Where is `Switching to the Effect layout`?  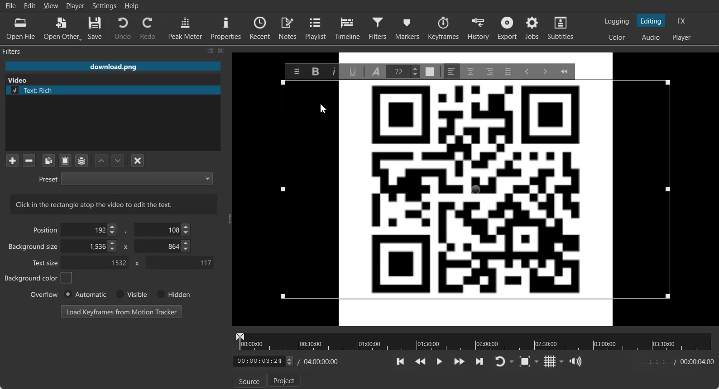
Switching to the Effect layout is located at coordinates (682, 21).